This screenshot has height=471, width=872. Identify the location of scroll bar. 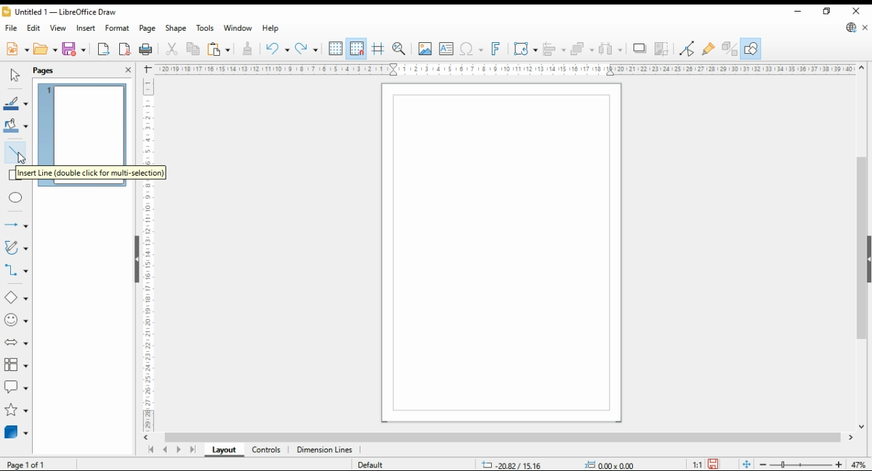
(500, 438).